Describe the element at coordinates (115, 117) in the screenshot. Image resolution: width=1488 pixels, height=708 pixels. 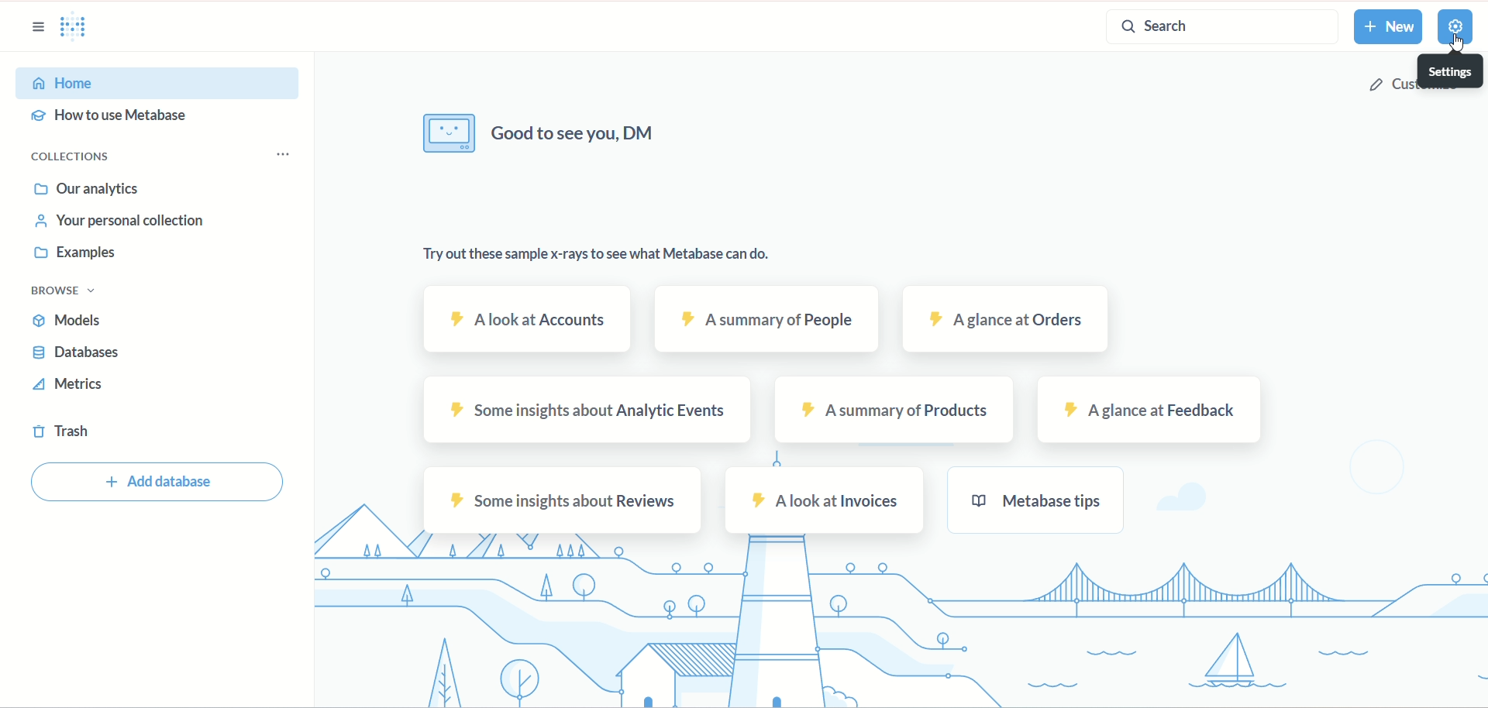
I see `how to use metabase` at that location.